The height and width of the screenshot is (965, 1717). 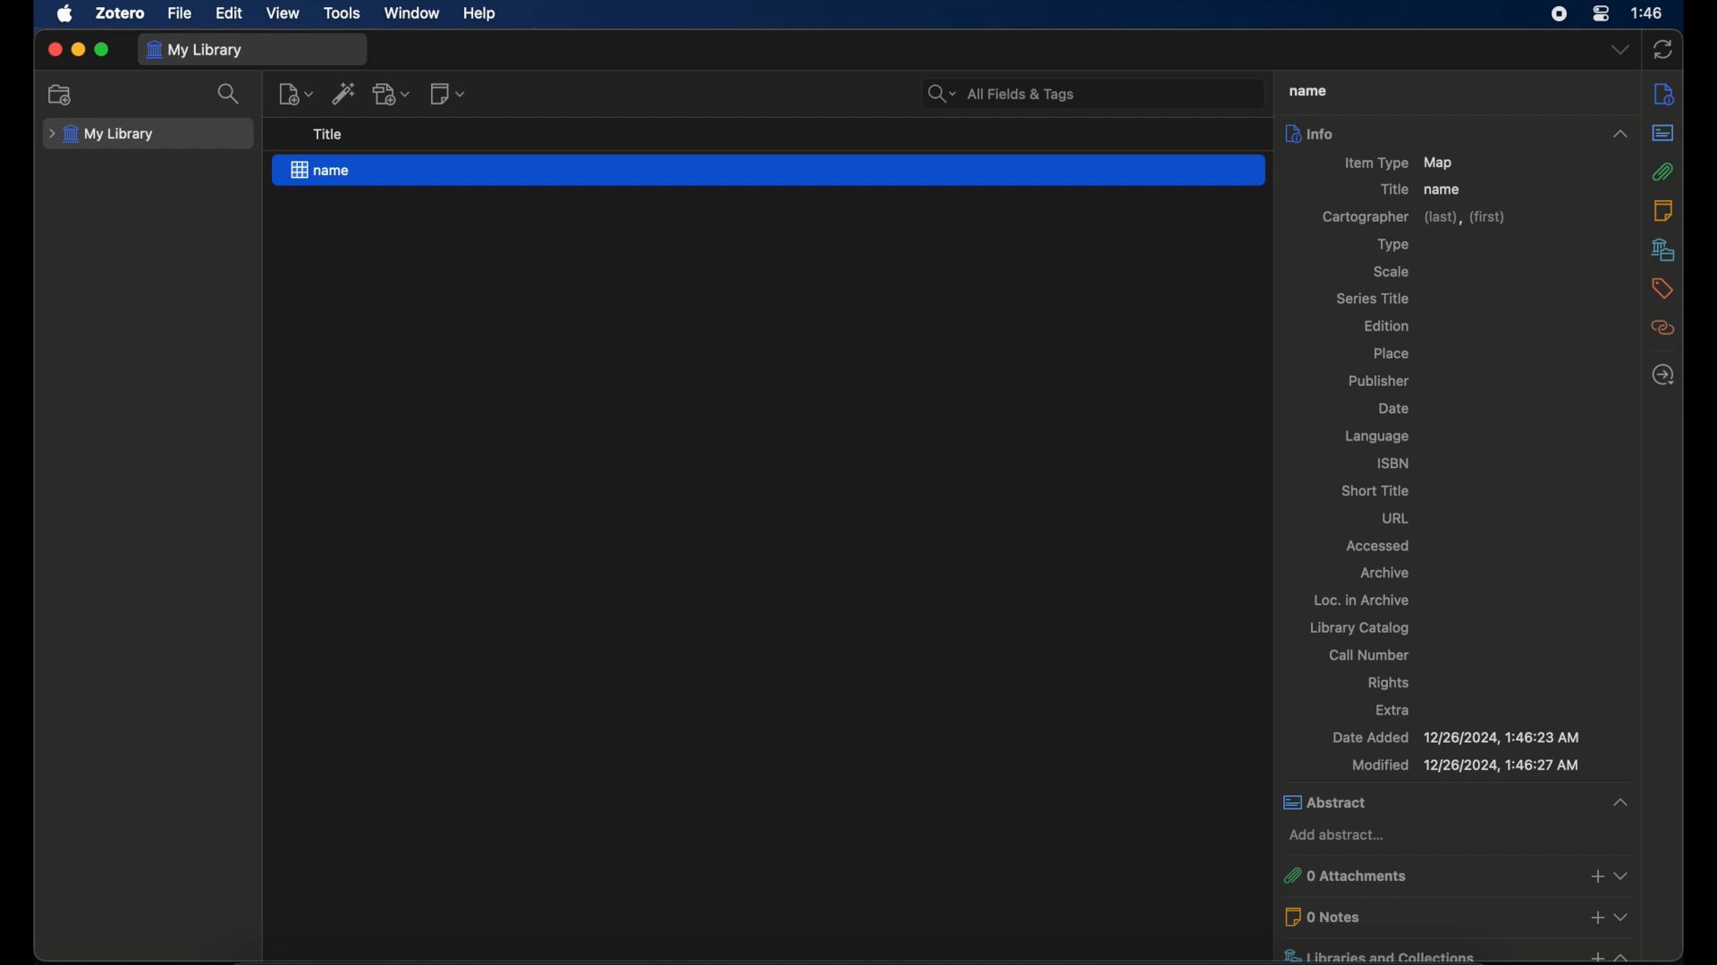 What do you see at coordinates (1391, 354) in the screenshot?
I see `place` at bounding box center [1391, 354].